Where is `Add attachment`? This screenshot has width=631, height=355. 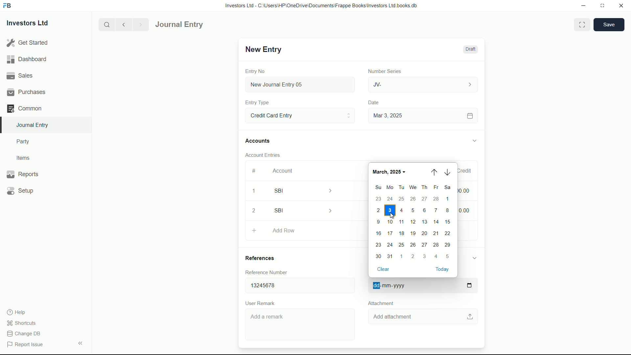 Add attachment is located at coordinates (424, 317).